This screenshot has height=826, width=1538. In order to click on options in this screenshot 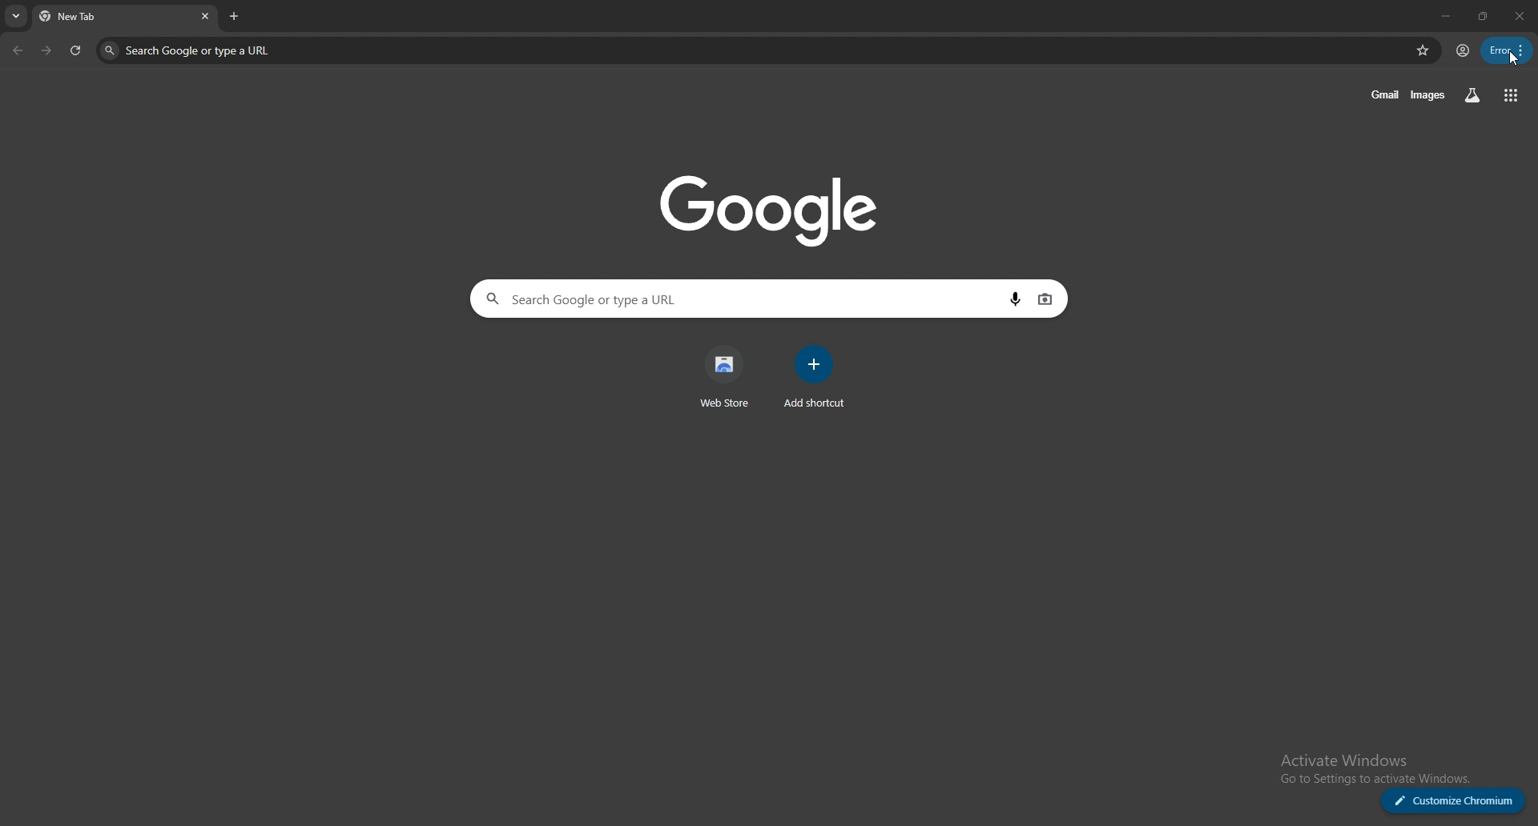, I will do `click(1507, 50)`.